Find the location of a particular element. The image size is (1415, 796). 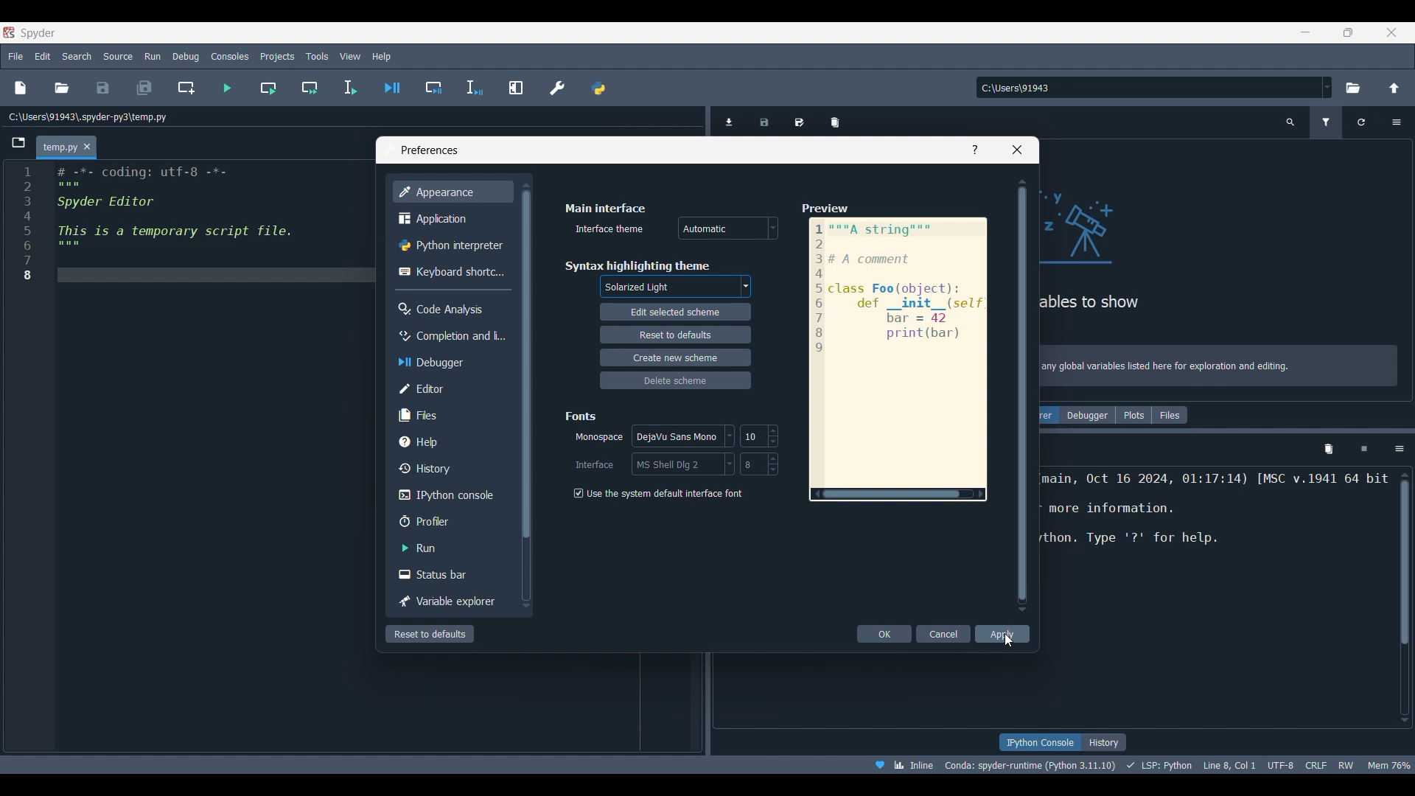

Run file is located at coordinates (228, 88).